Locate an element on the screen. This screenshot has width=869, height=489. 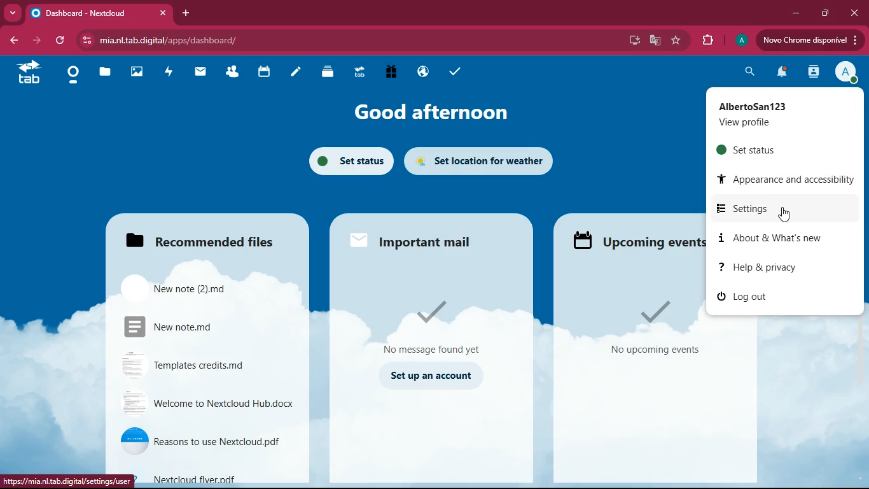
minimize is located at coordinates (795, 13).